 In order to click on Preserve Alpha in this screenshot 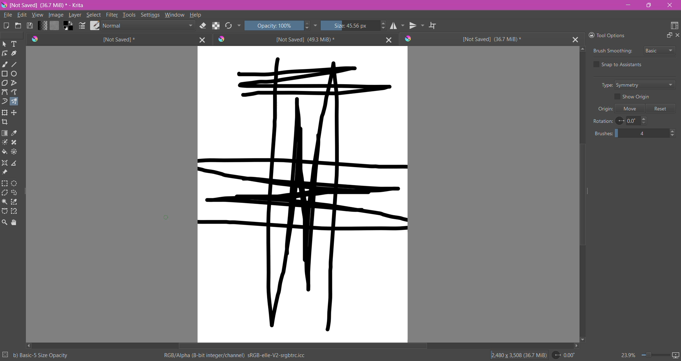, I will do `click(215, 25)`.